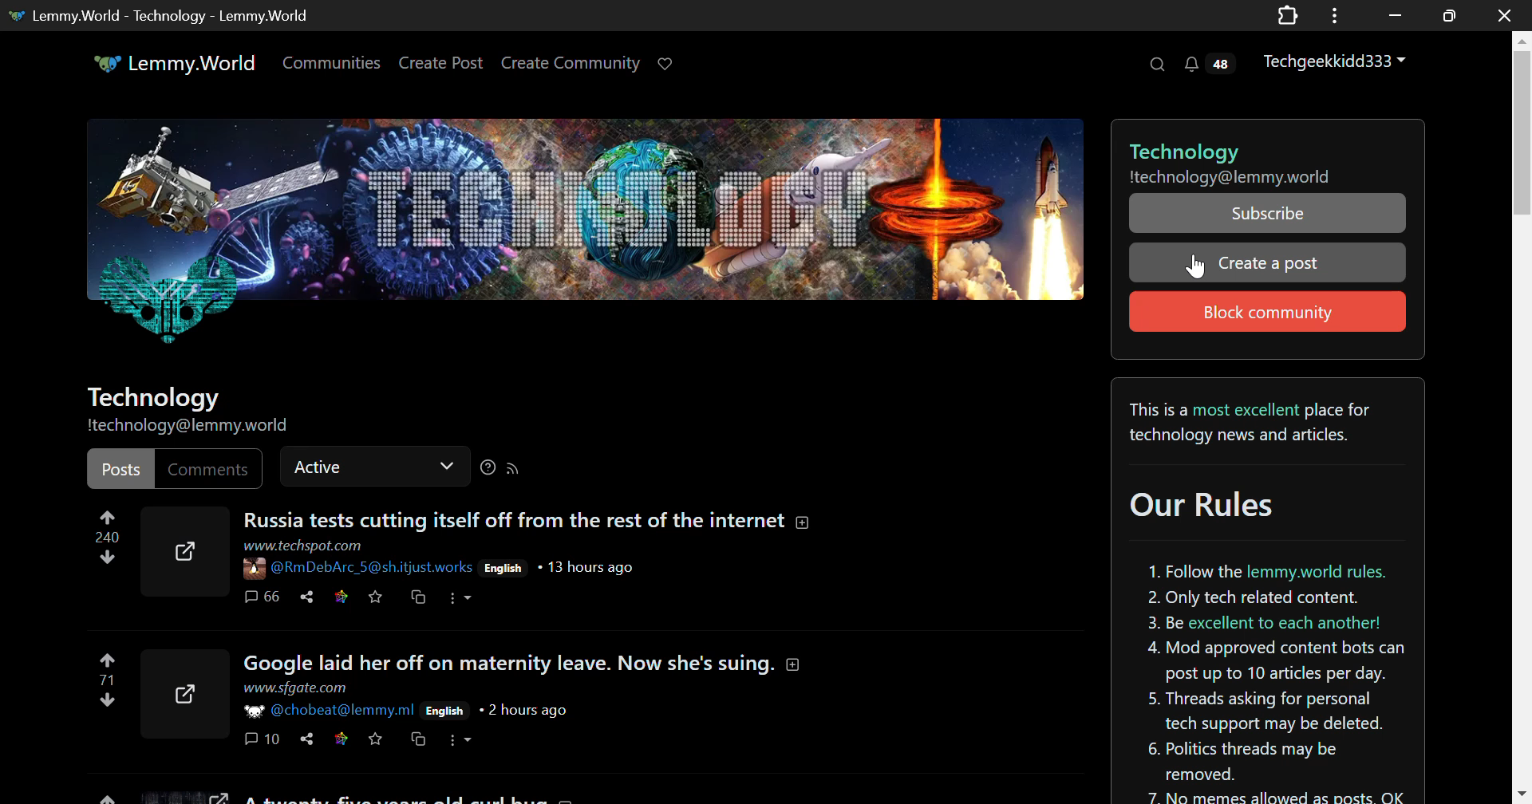 Image resolution: width=1532 pixels, height=804 pixels. I want to click on Create post, so click(1269, 262).